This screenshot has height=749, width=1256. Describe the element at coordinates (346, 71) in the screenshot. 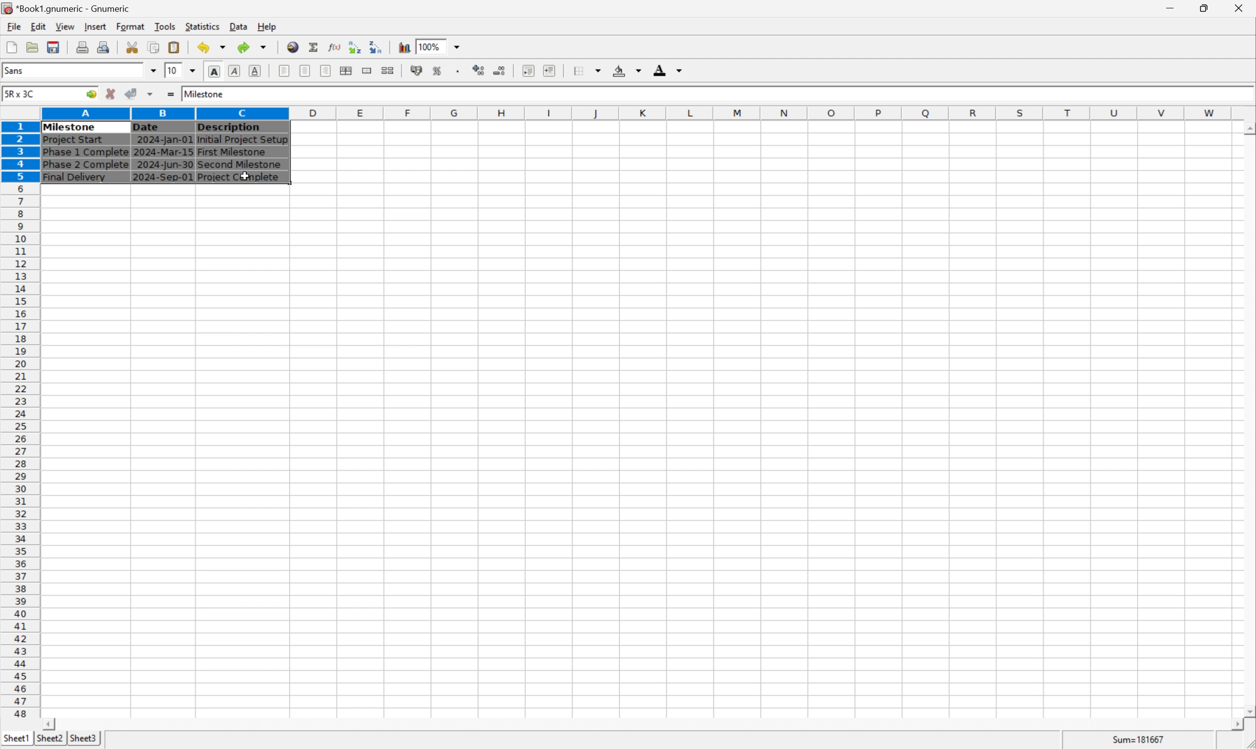

I see `center horizontally across selection` at that location.